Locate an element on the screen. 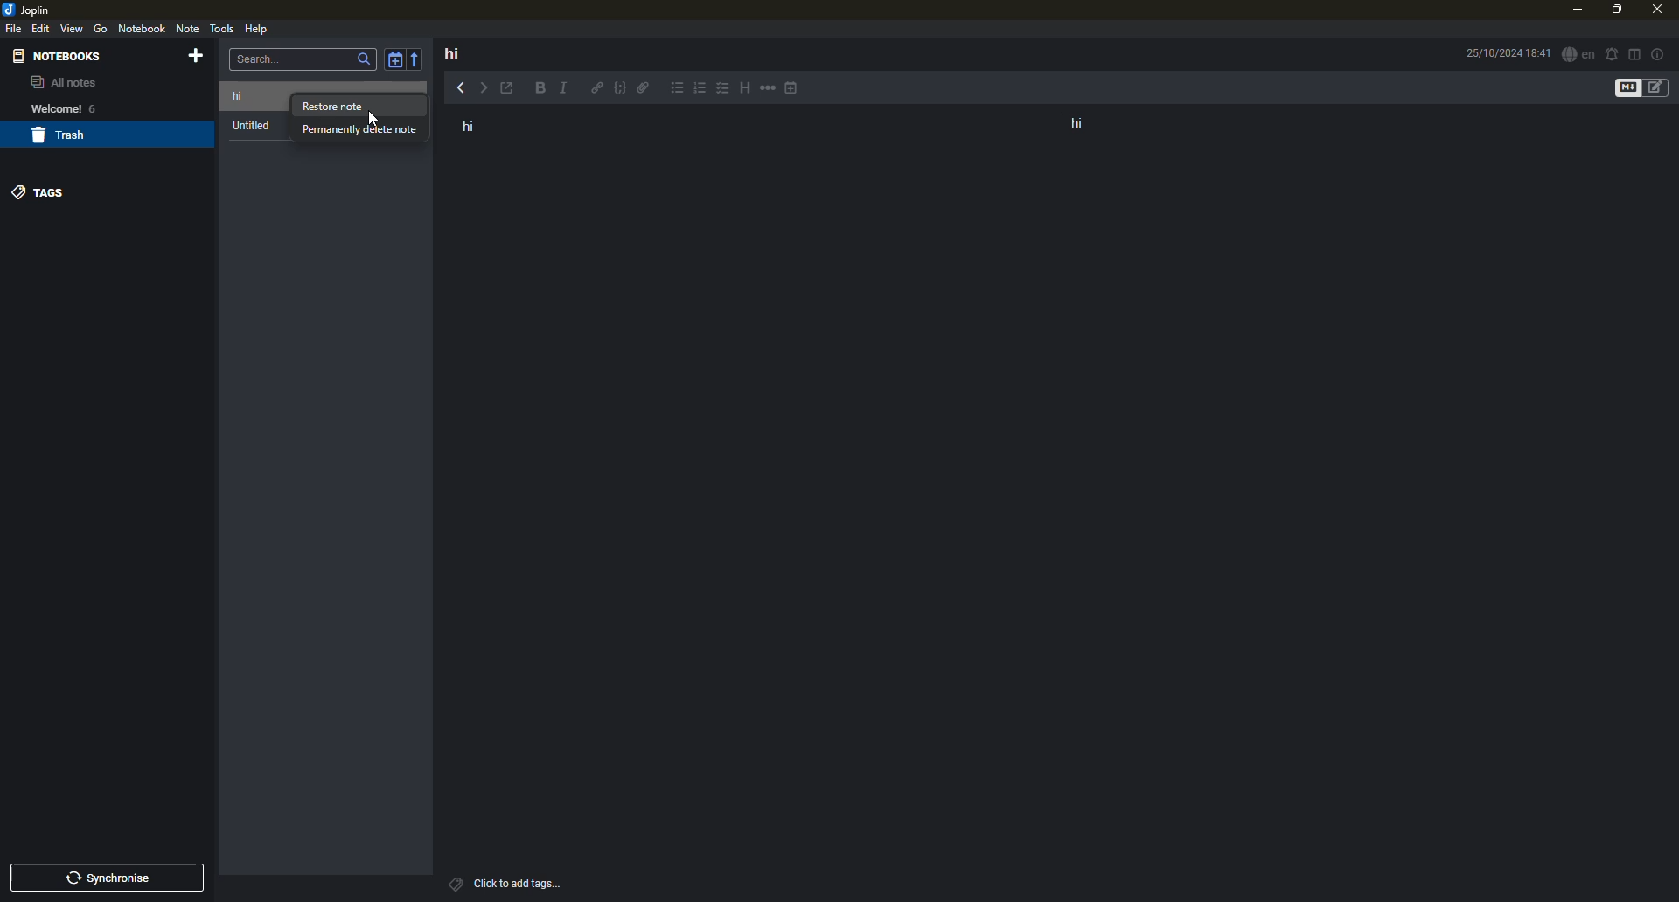 This screenshot has width=1679, height=902. toggle editors is located at coordinates (1661, 88).